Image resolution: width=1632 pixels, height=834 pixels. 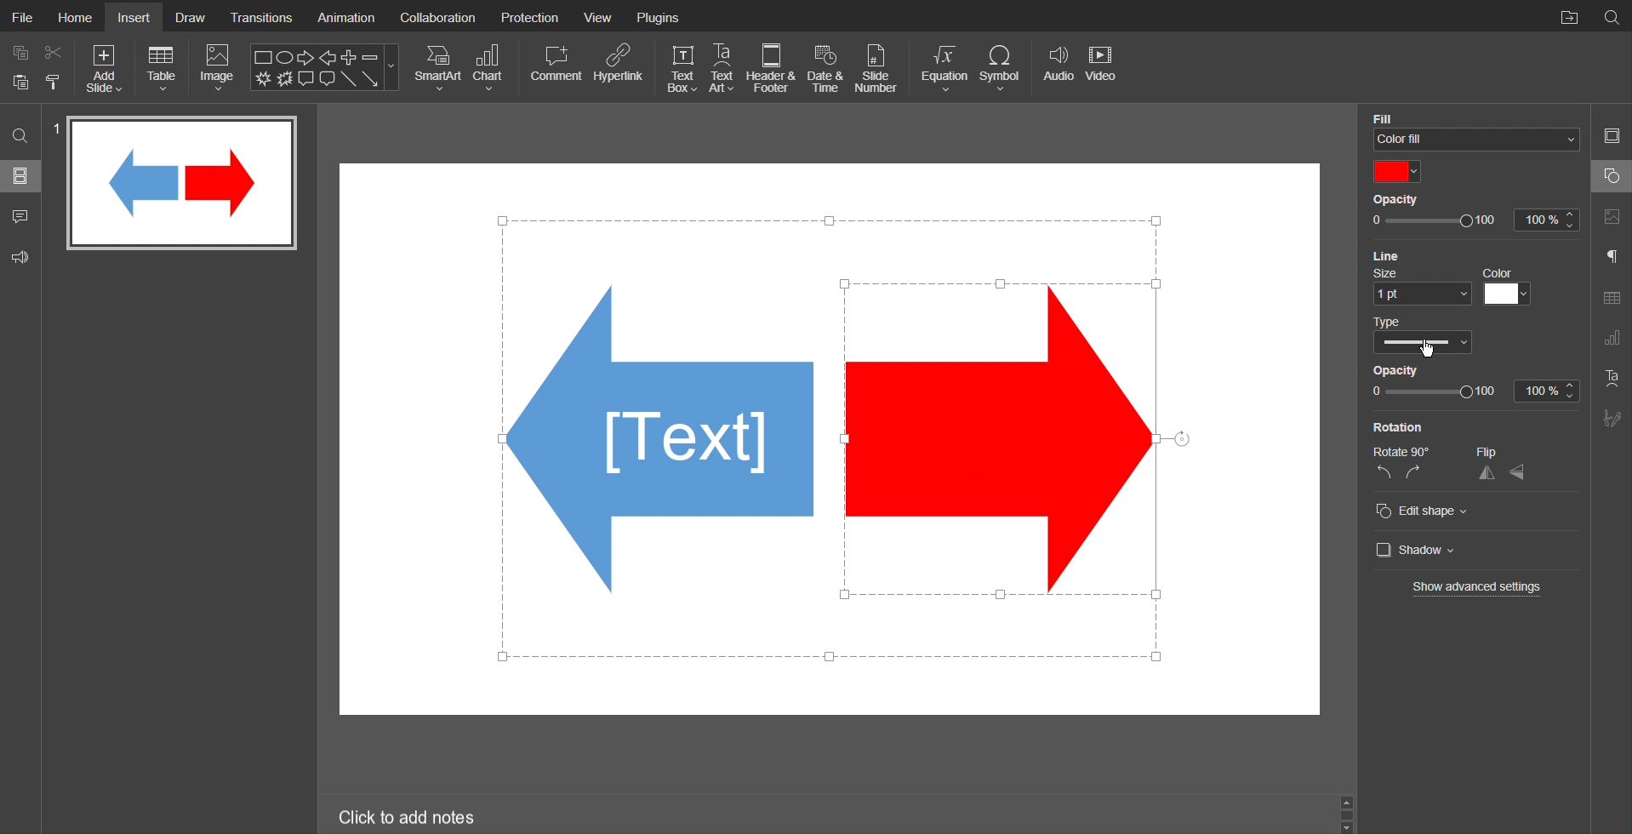 What do you see at coordinates (19, 215) in the screenshot?
I see `Comments` at bounding box center [19, 215].